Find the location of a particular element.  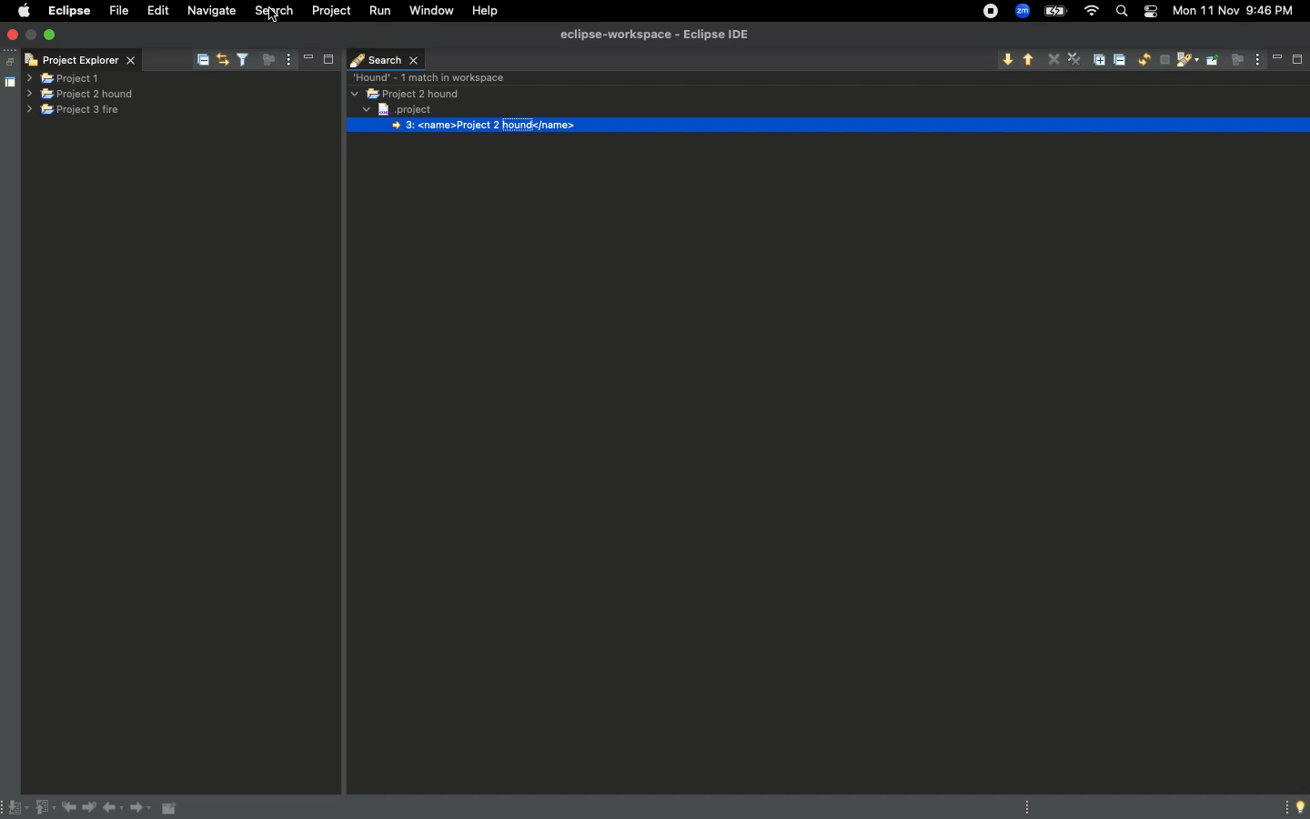

Project is located at coordinates (412, 108).